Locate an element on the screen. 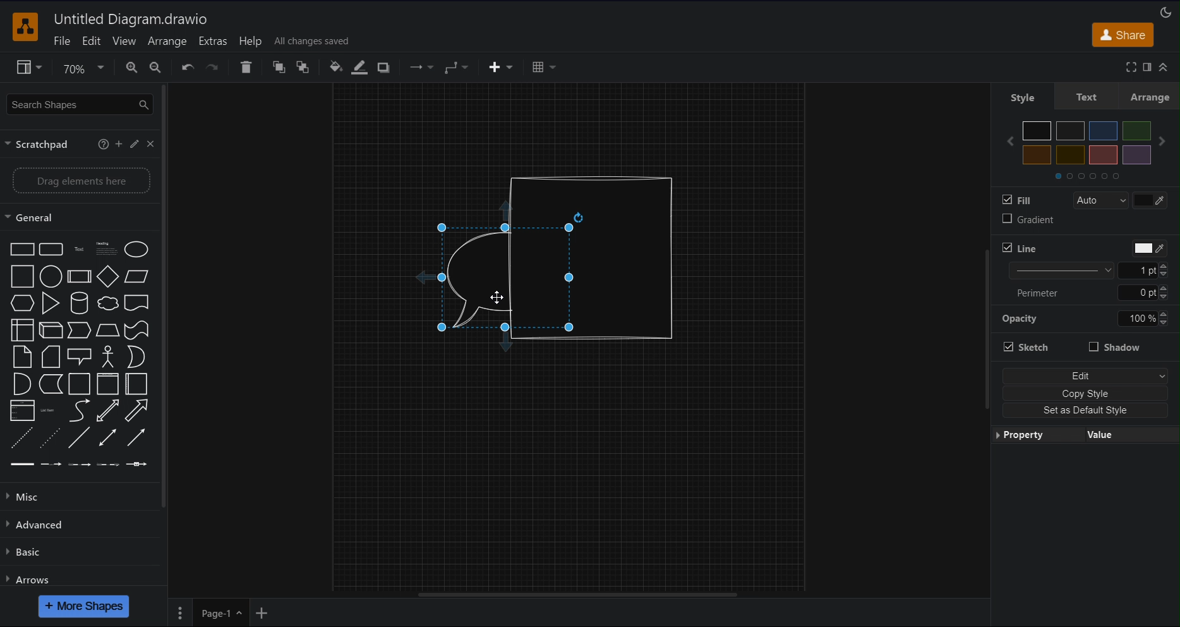  Directional connector is located at coordinates (136, 437).